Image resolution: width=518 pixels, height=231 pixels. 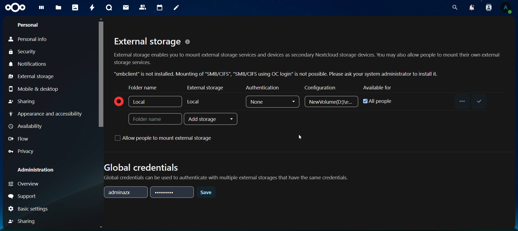 What do you see at coordinates (30, 38) in the screenshot?
I see `personal info` at bounding box center [30, 38].